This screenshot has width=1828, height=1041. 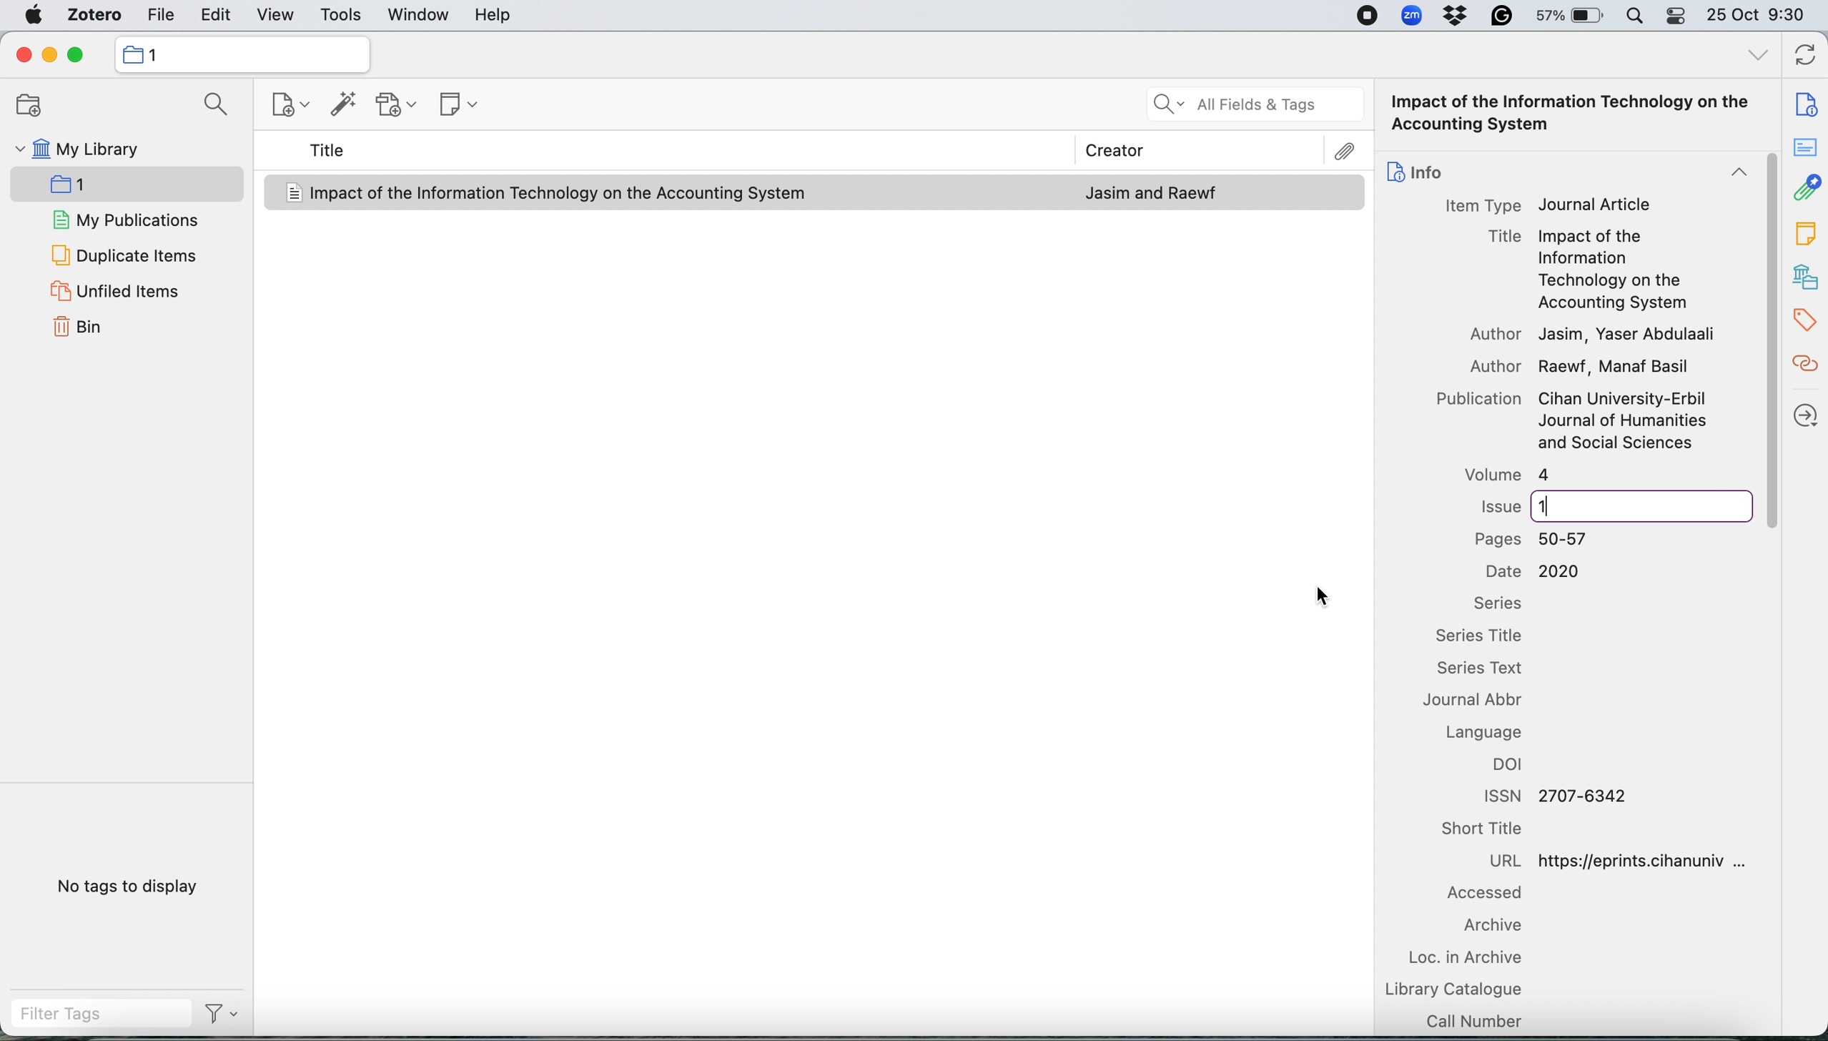 I want to click on minimise, so click(x=49, y=54).